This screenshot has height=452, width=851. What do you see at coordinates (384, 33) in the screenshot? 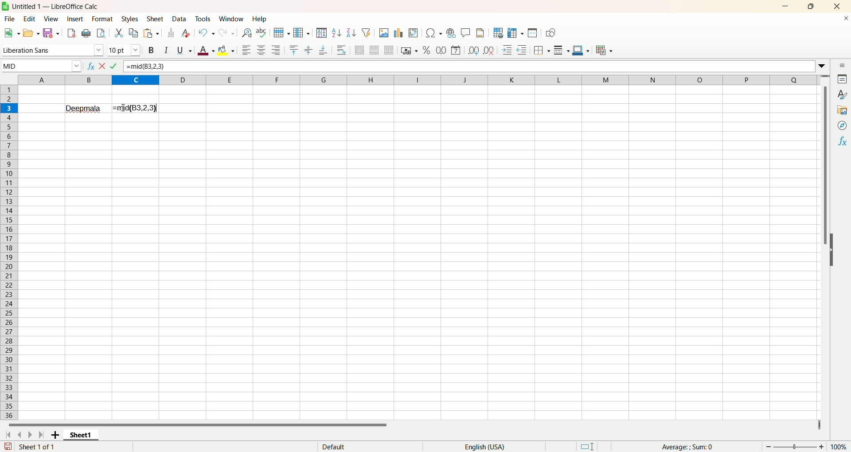
I see `Insert image` at bounding box center [384, 33].